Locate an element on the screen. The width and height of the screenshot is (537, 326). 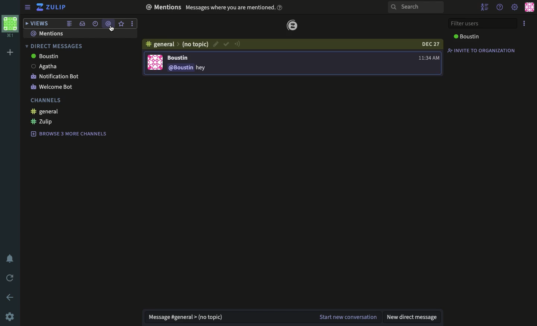
zulip is located at coordinates (293, 25).